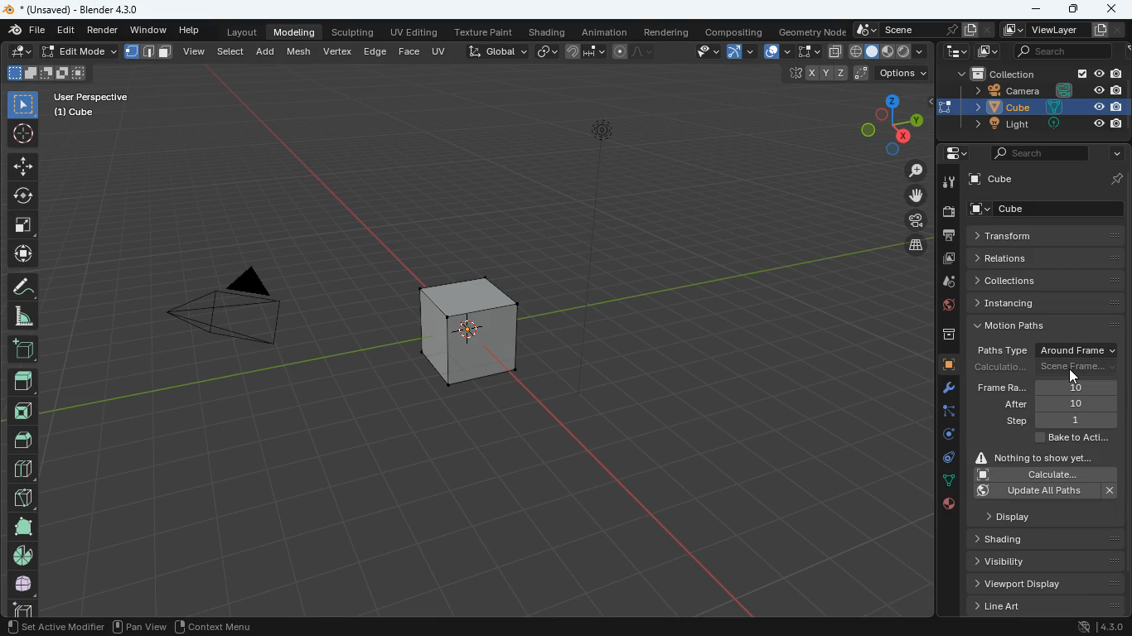  Describe the element at coordinates (607, 32) in the screenshot. I see `animation` at that location.